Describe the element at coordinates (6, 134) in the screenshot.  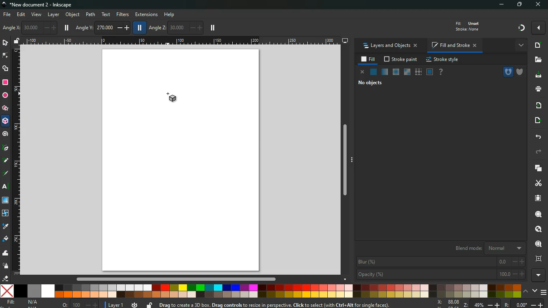
I see `Spiral` at that location.